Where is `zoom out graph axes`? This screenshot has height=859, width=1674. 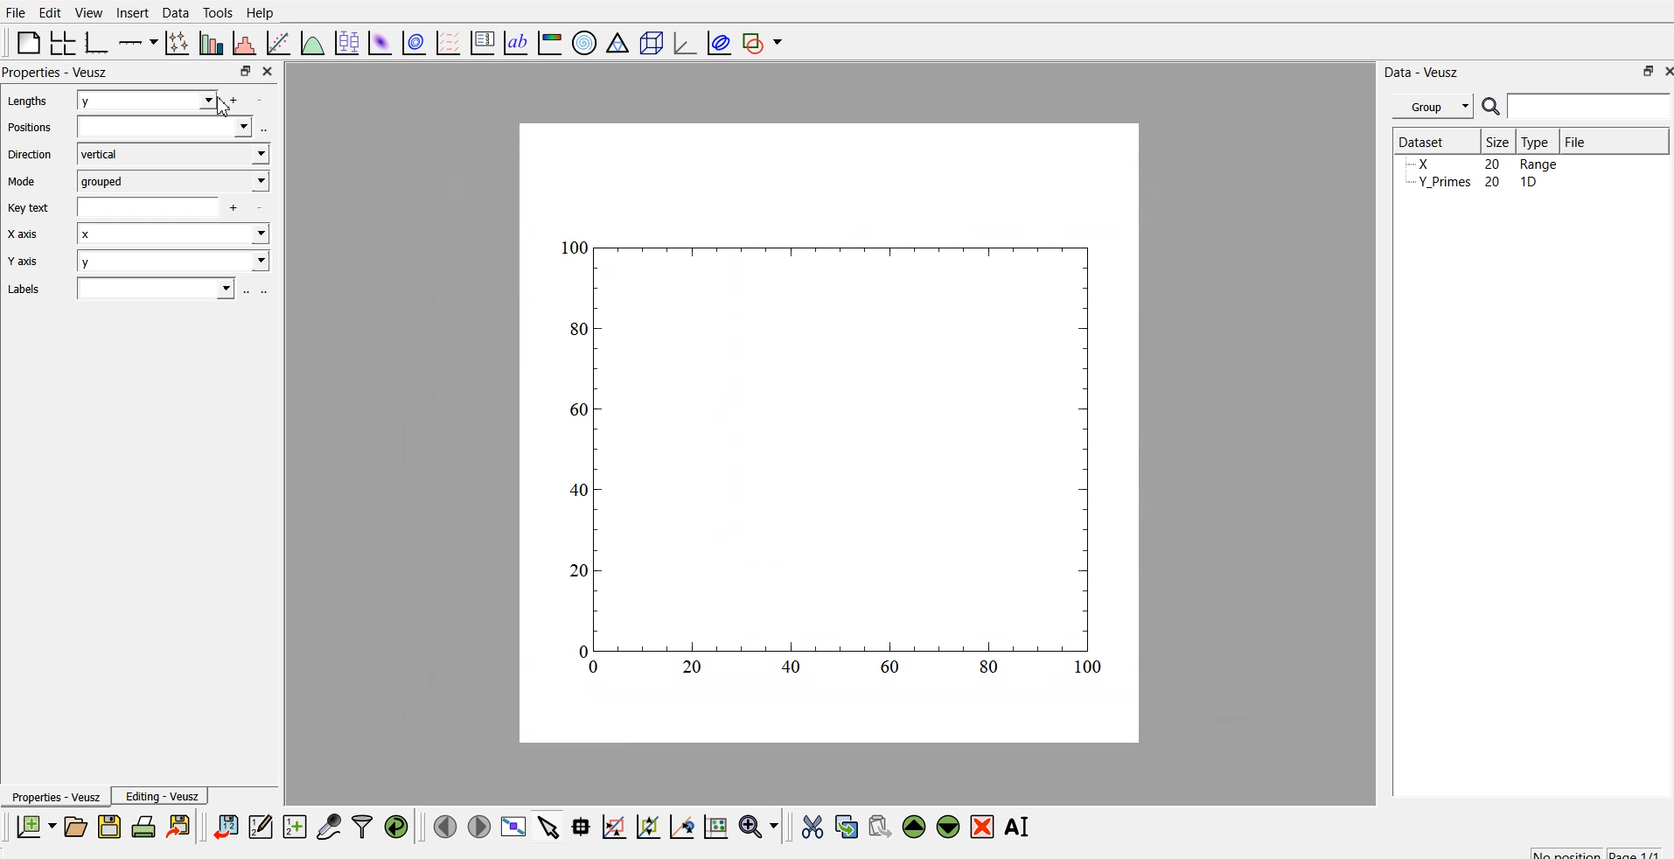
zoom out graph axes is located at coordinates (680, 826).